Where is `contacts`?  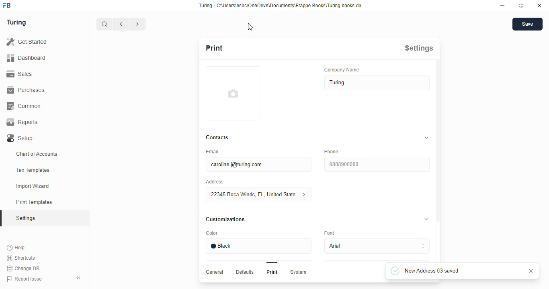
contacts is located at coordinates (218, 138).